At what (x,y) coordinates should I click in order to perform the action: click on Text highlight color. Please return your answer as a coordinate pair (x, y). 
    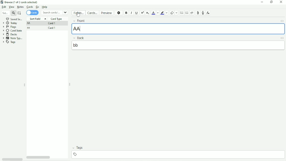
    Looking at the image, I should click on (162, 13).